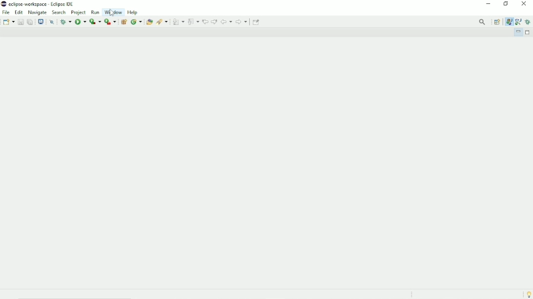 Image resolution: width=533 pixels, height=299 pixels. I want to click on Access commands and other items, so click(483, 21).